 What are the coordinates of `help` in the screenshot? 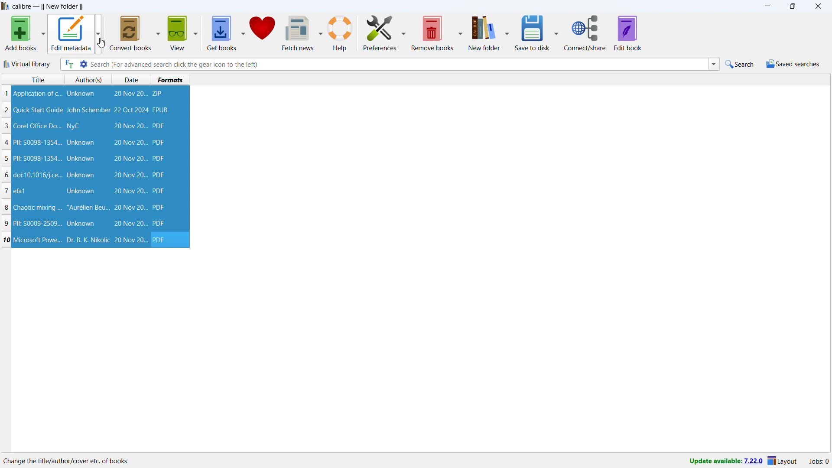 It's located at (341, 32).